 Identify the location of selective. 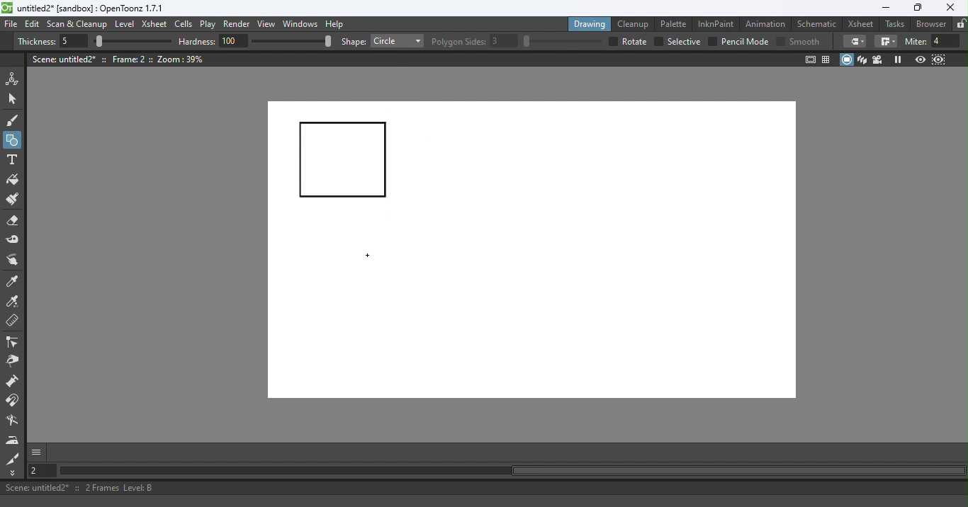
(684, 42).